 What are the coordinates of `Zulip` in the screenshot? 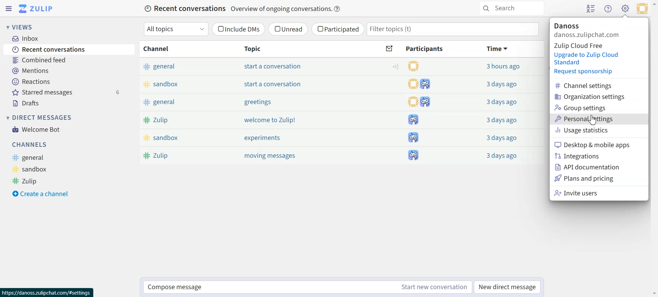 It's located at (160, 120).